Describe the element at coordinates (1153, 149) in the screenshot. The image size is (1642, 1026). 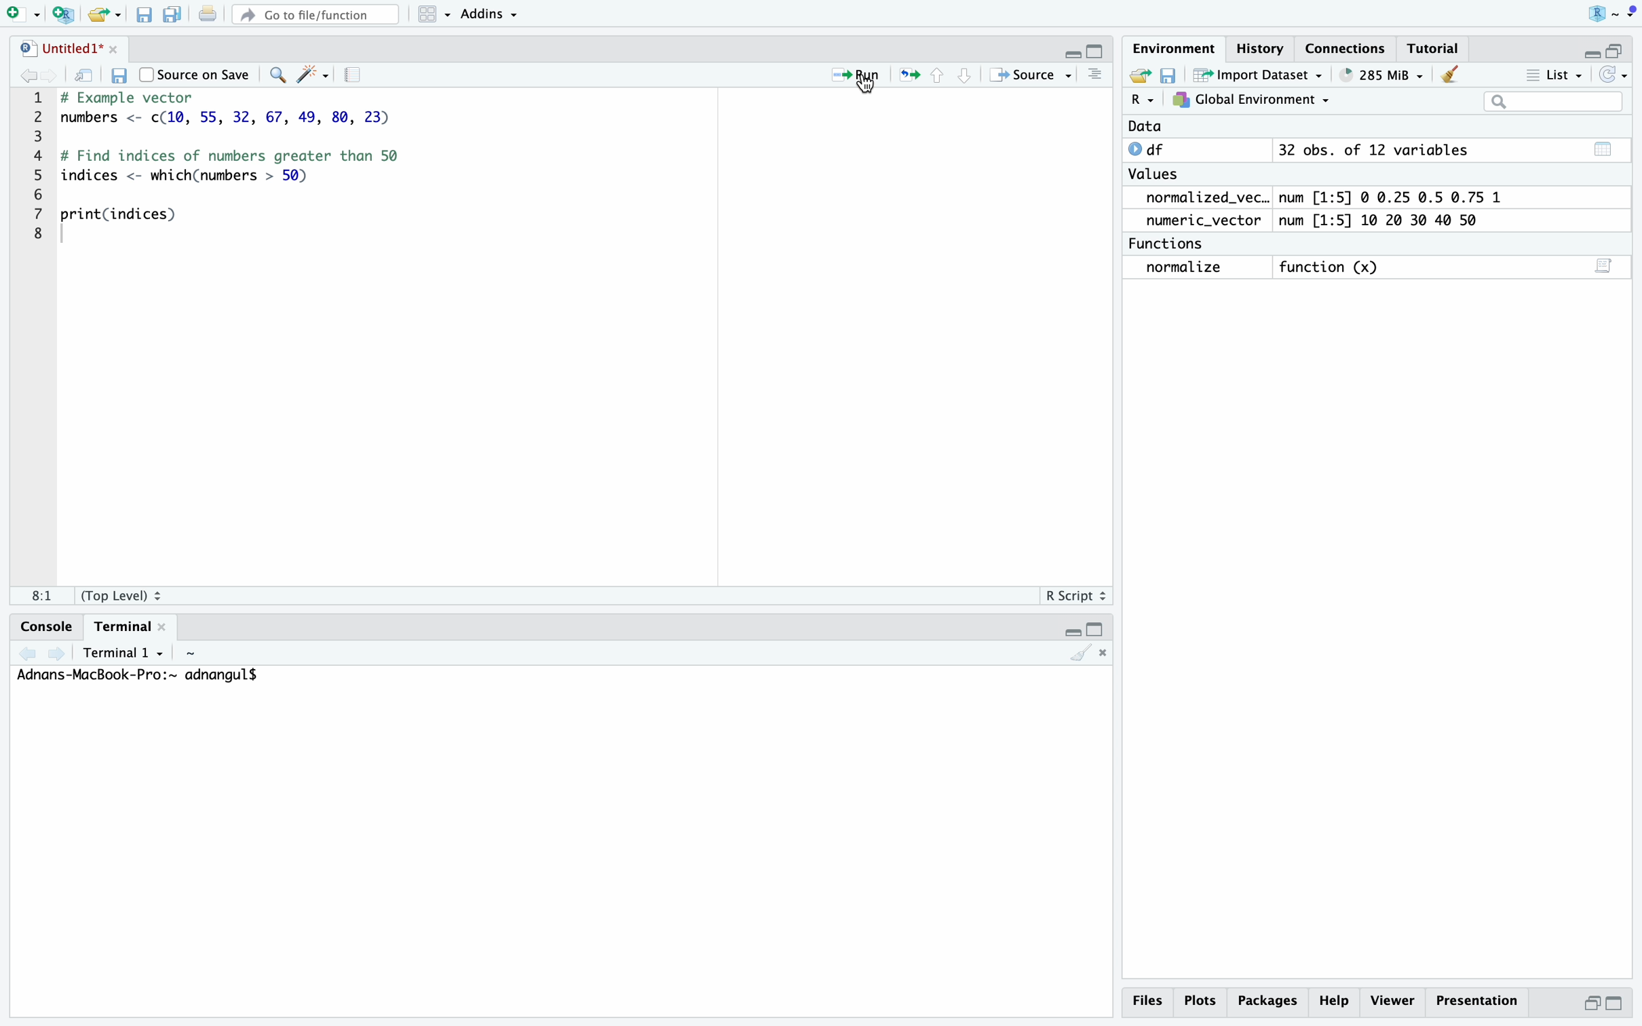
I see `0 df` at that location.